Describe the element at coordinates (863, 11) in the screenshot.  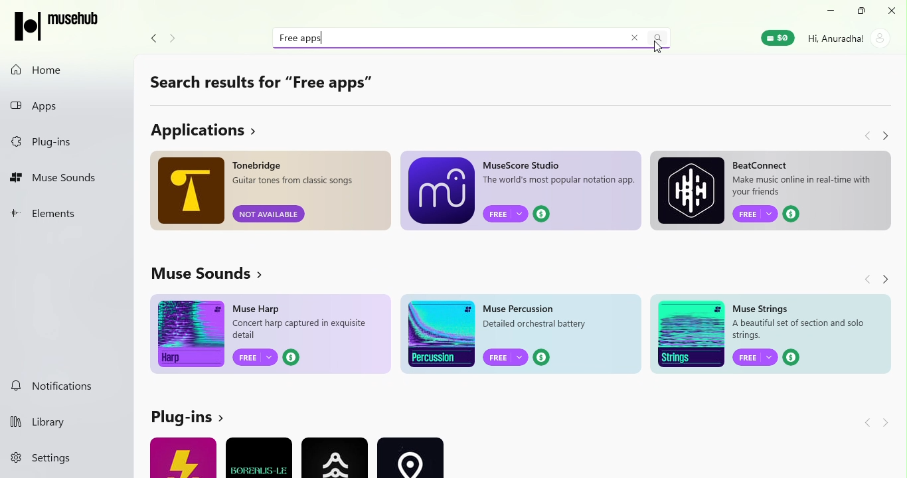
I see `Maximize` at that location.